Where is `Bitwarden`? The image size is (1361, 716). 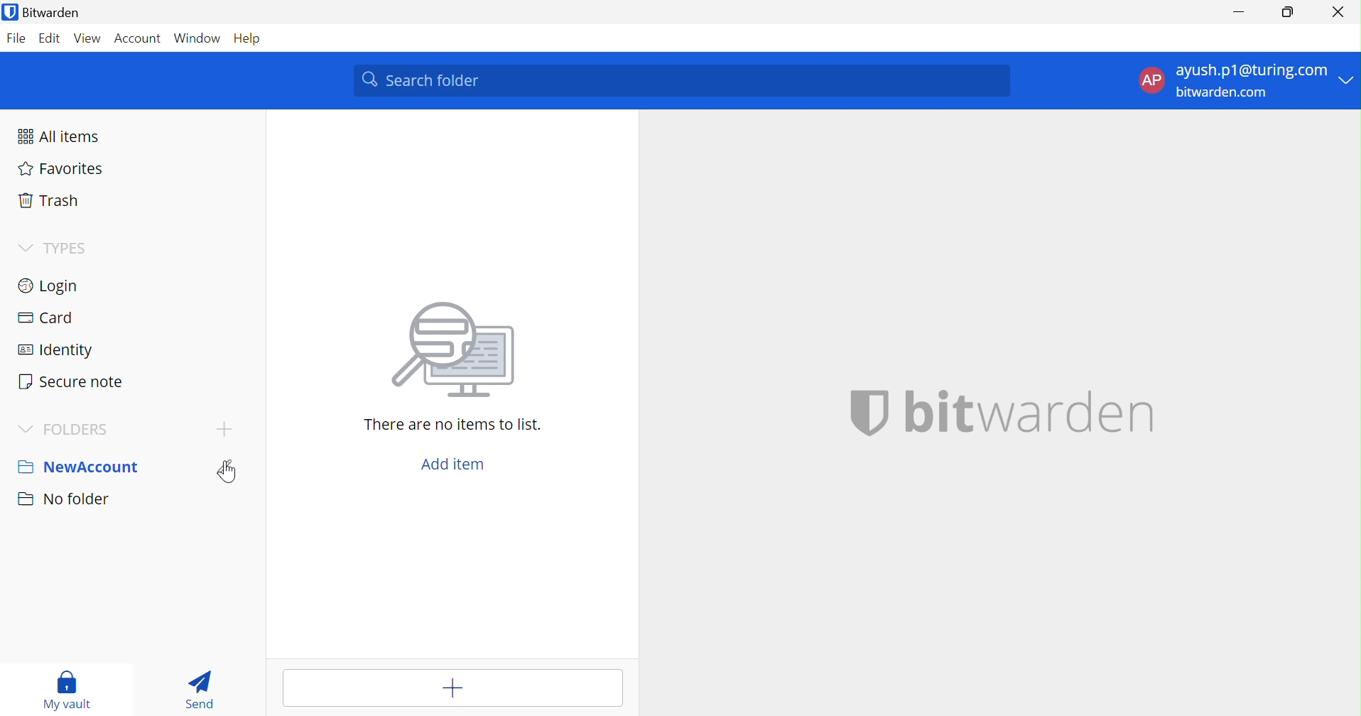
Bitwarden is located at coordinates (45, 13).